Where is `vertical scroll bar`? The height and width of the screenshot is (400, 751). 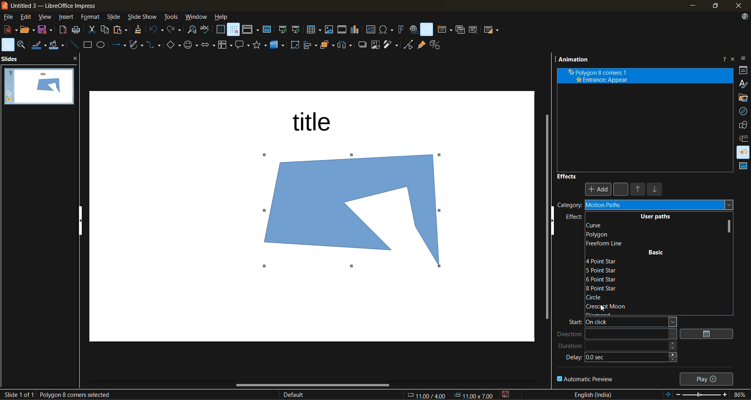 vertical scroll bar is located at coordinates (729, 227).